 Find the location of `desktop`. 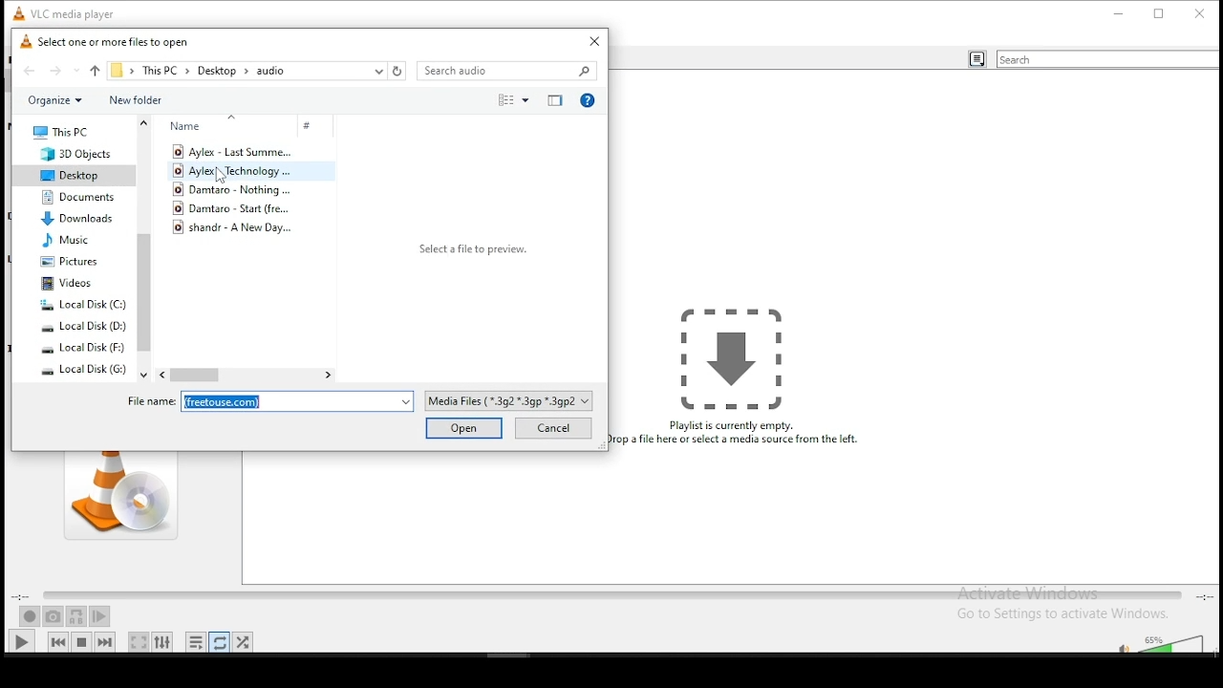

desktop is located at coordinates (69, 175).